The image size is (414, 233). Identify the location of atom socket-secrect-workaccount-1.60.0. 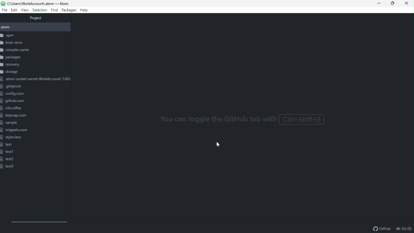
(36, 79).